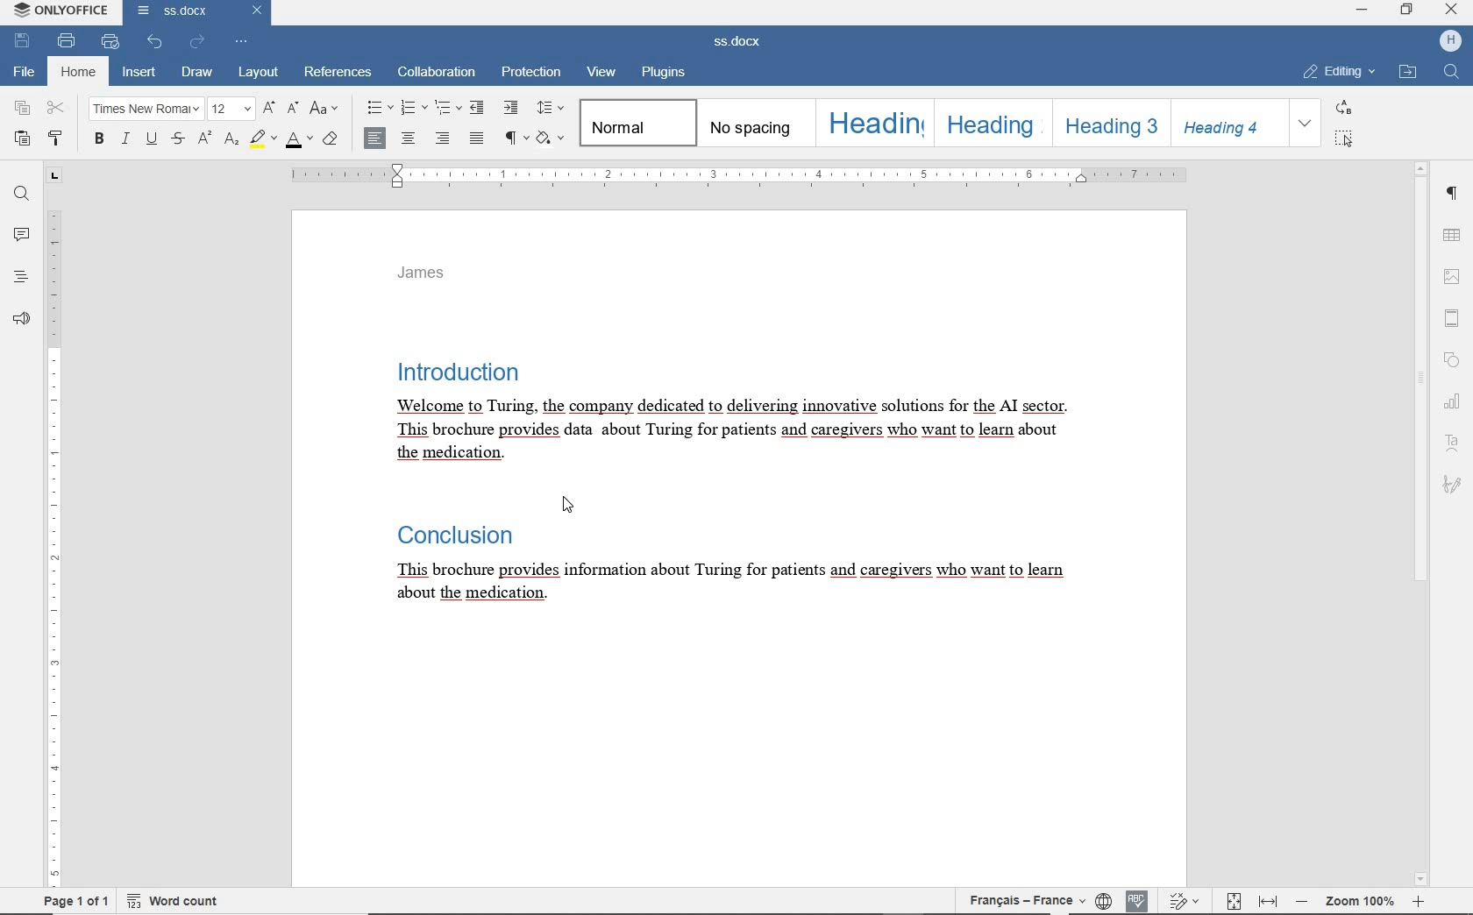 The width and height of the screenshot is (1473, 915). What do you see at coordinates (175, 11) in the screenshot?
I see `DOCUMENT NAME` at bounding box center [175, 11].